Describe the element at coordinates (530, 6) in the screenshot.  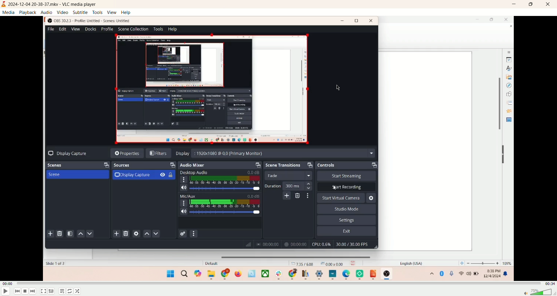
I see `maximize` at that location.